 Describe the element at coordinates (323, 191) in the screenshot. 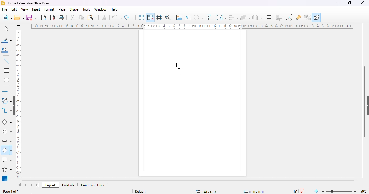

I see `zoom out` at that location.